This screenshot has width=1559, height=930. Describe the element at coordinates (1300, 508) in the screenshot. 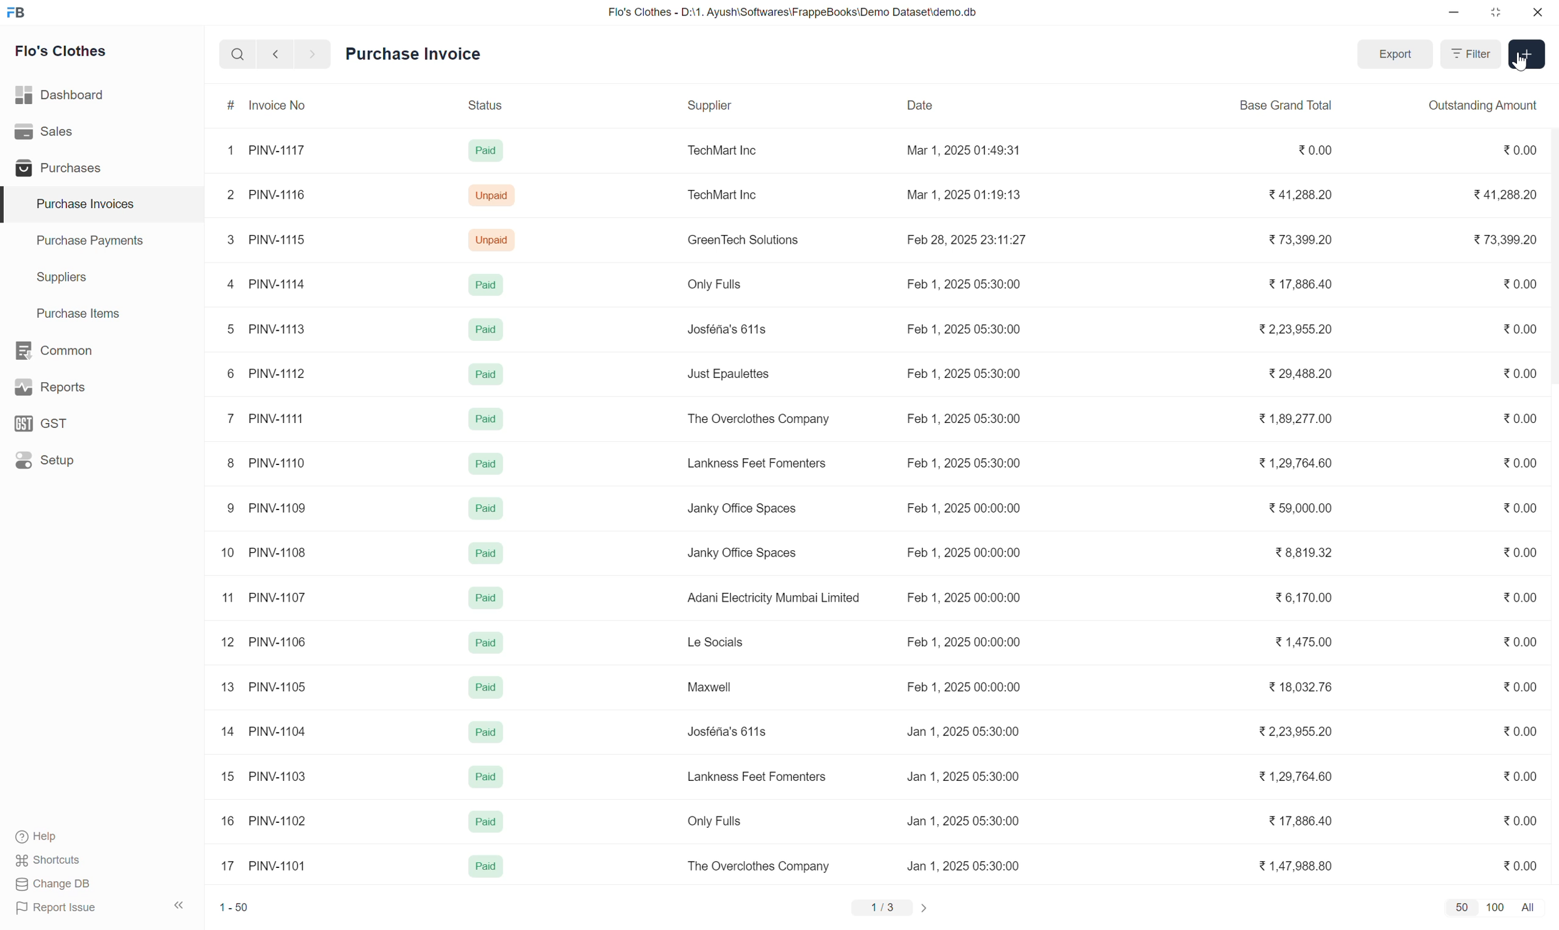

I see `59,000.00` at that location.